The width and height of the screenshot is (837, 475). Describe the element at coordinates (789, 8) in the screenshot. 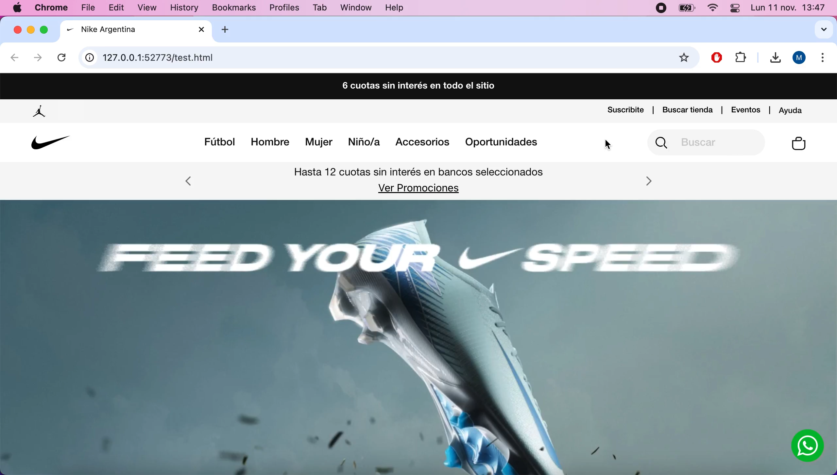

I see `time and date` at that location.